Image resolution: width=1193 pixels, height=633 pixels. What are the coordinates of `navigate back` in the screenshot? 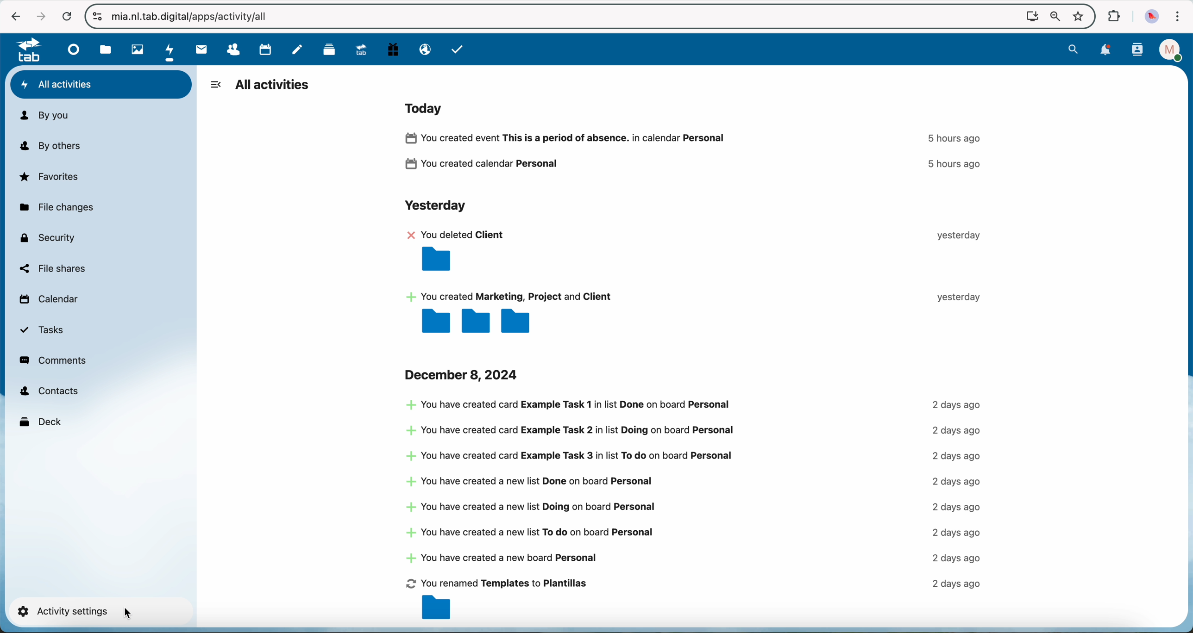 It's located at (11, 17).